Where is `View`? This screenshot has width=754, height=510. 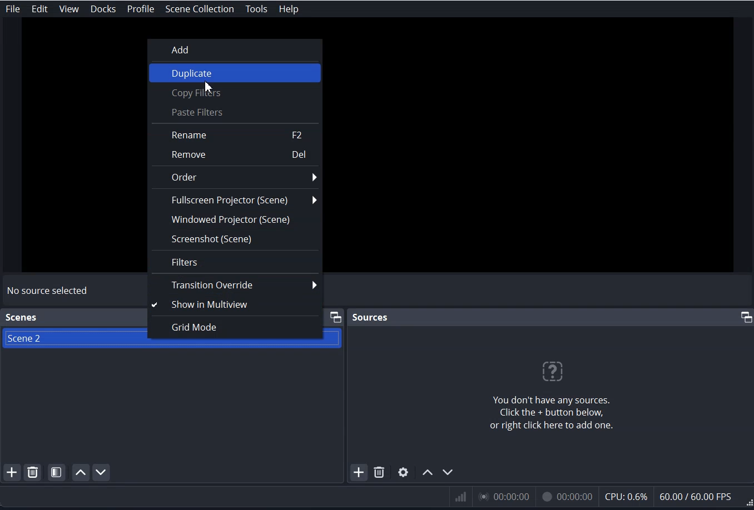
View is located at coordinates (68, 9).